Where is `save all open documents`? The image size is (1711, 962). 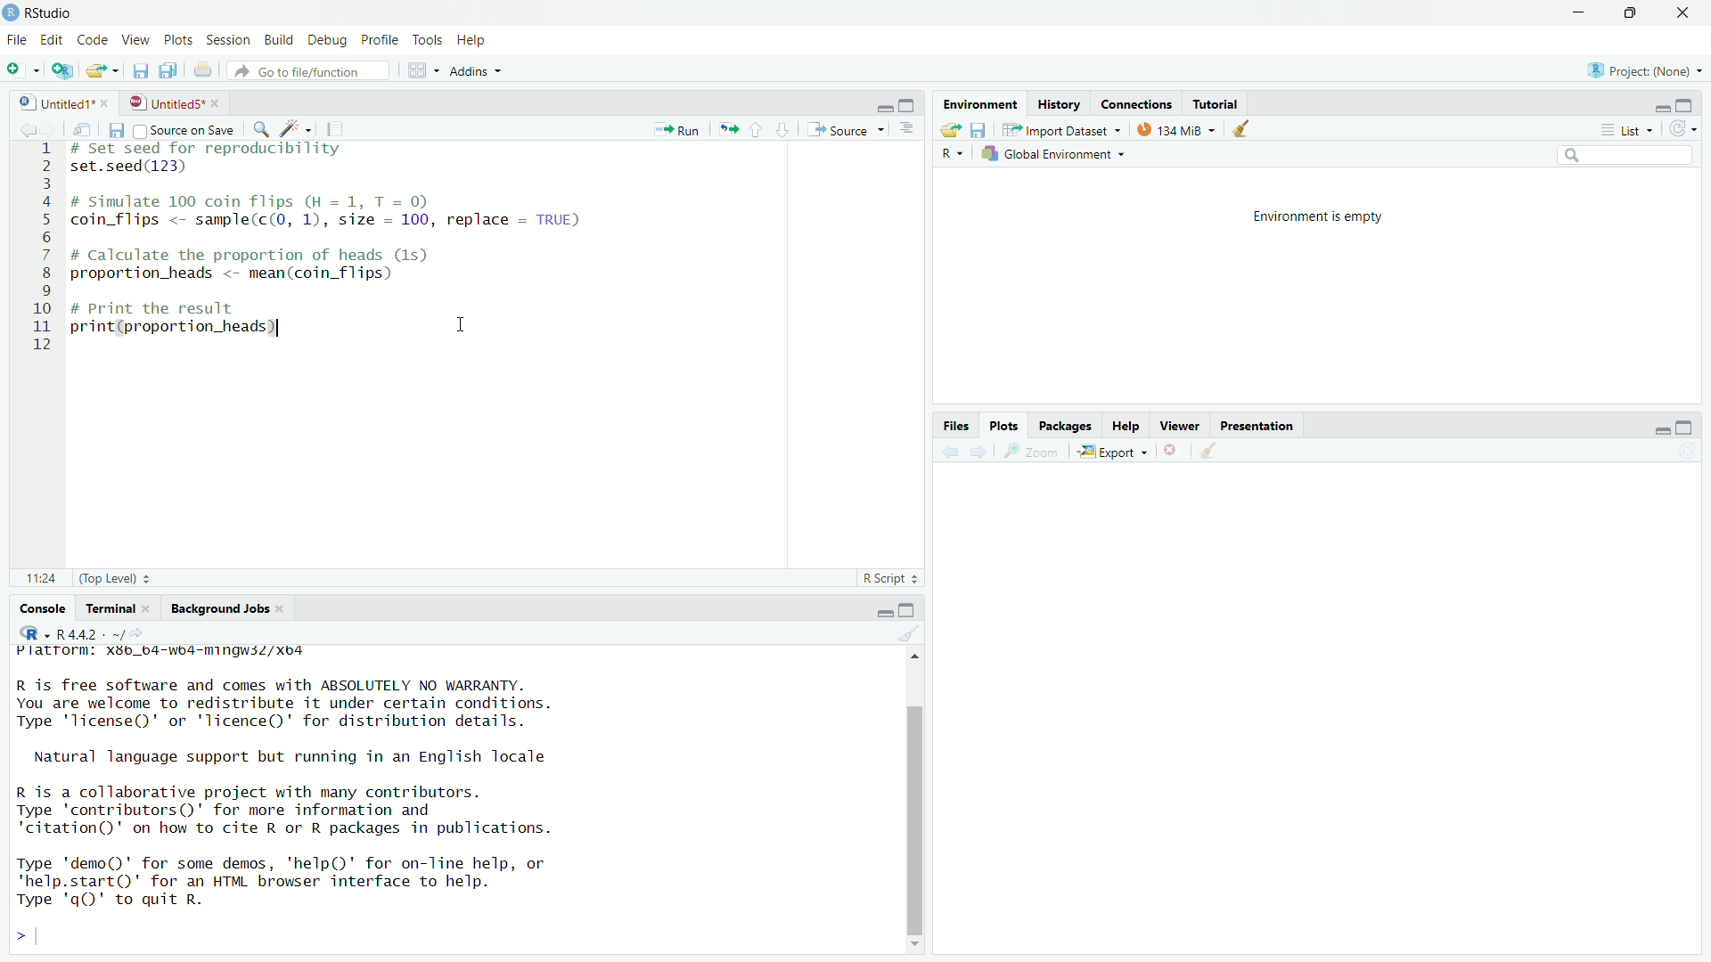
save all open documents is located at coordinates (171, 71).